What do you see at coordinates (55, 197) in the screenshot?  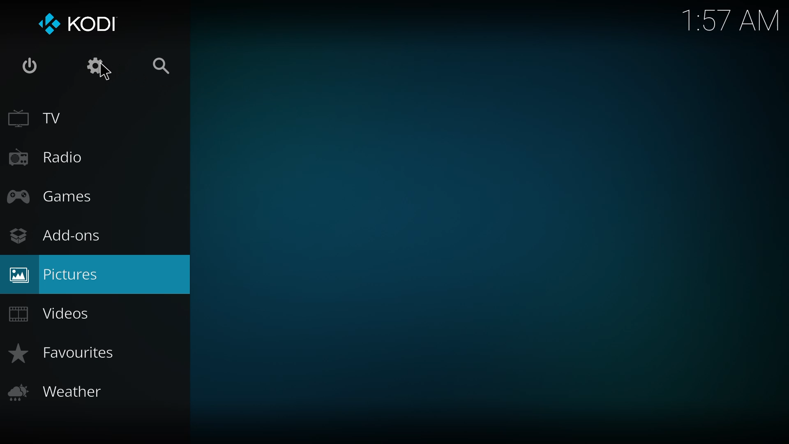 I see `games` at bounding box center [55, 197].